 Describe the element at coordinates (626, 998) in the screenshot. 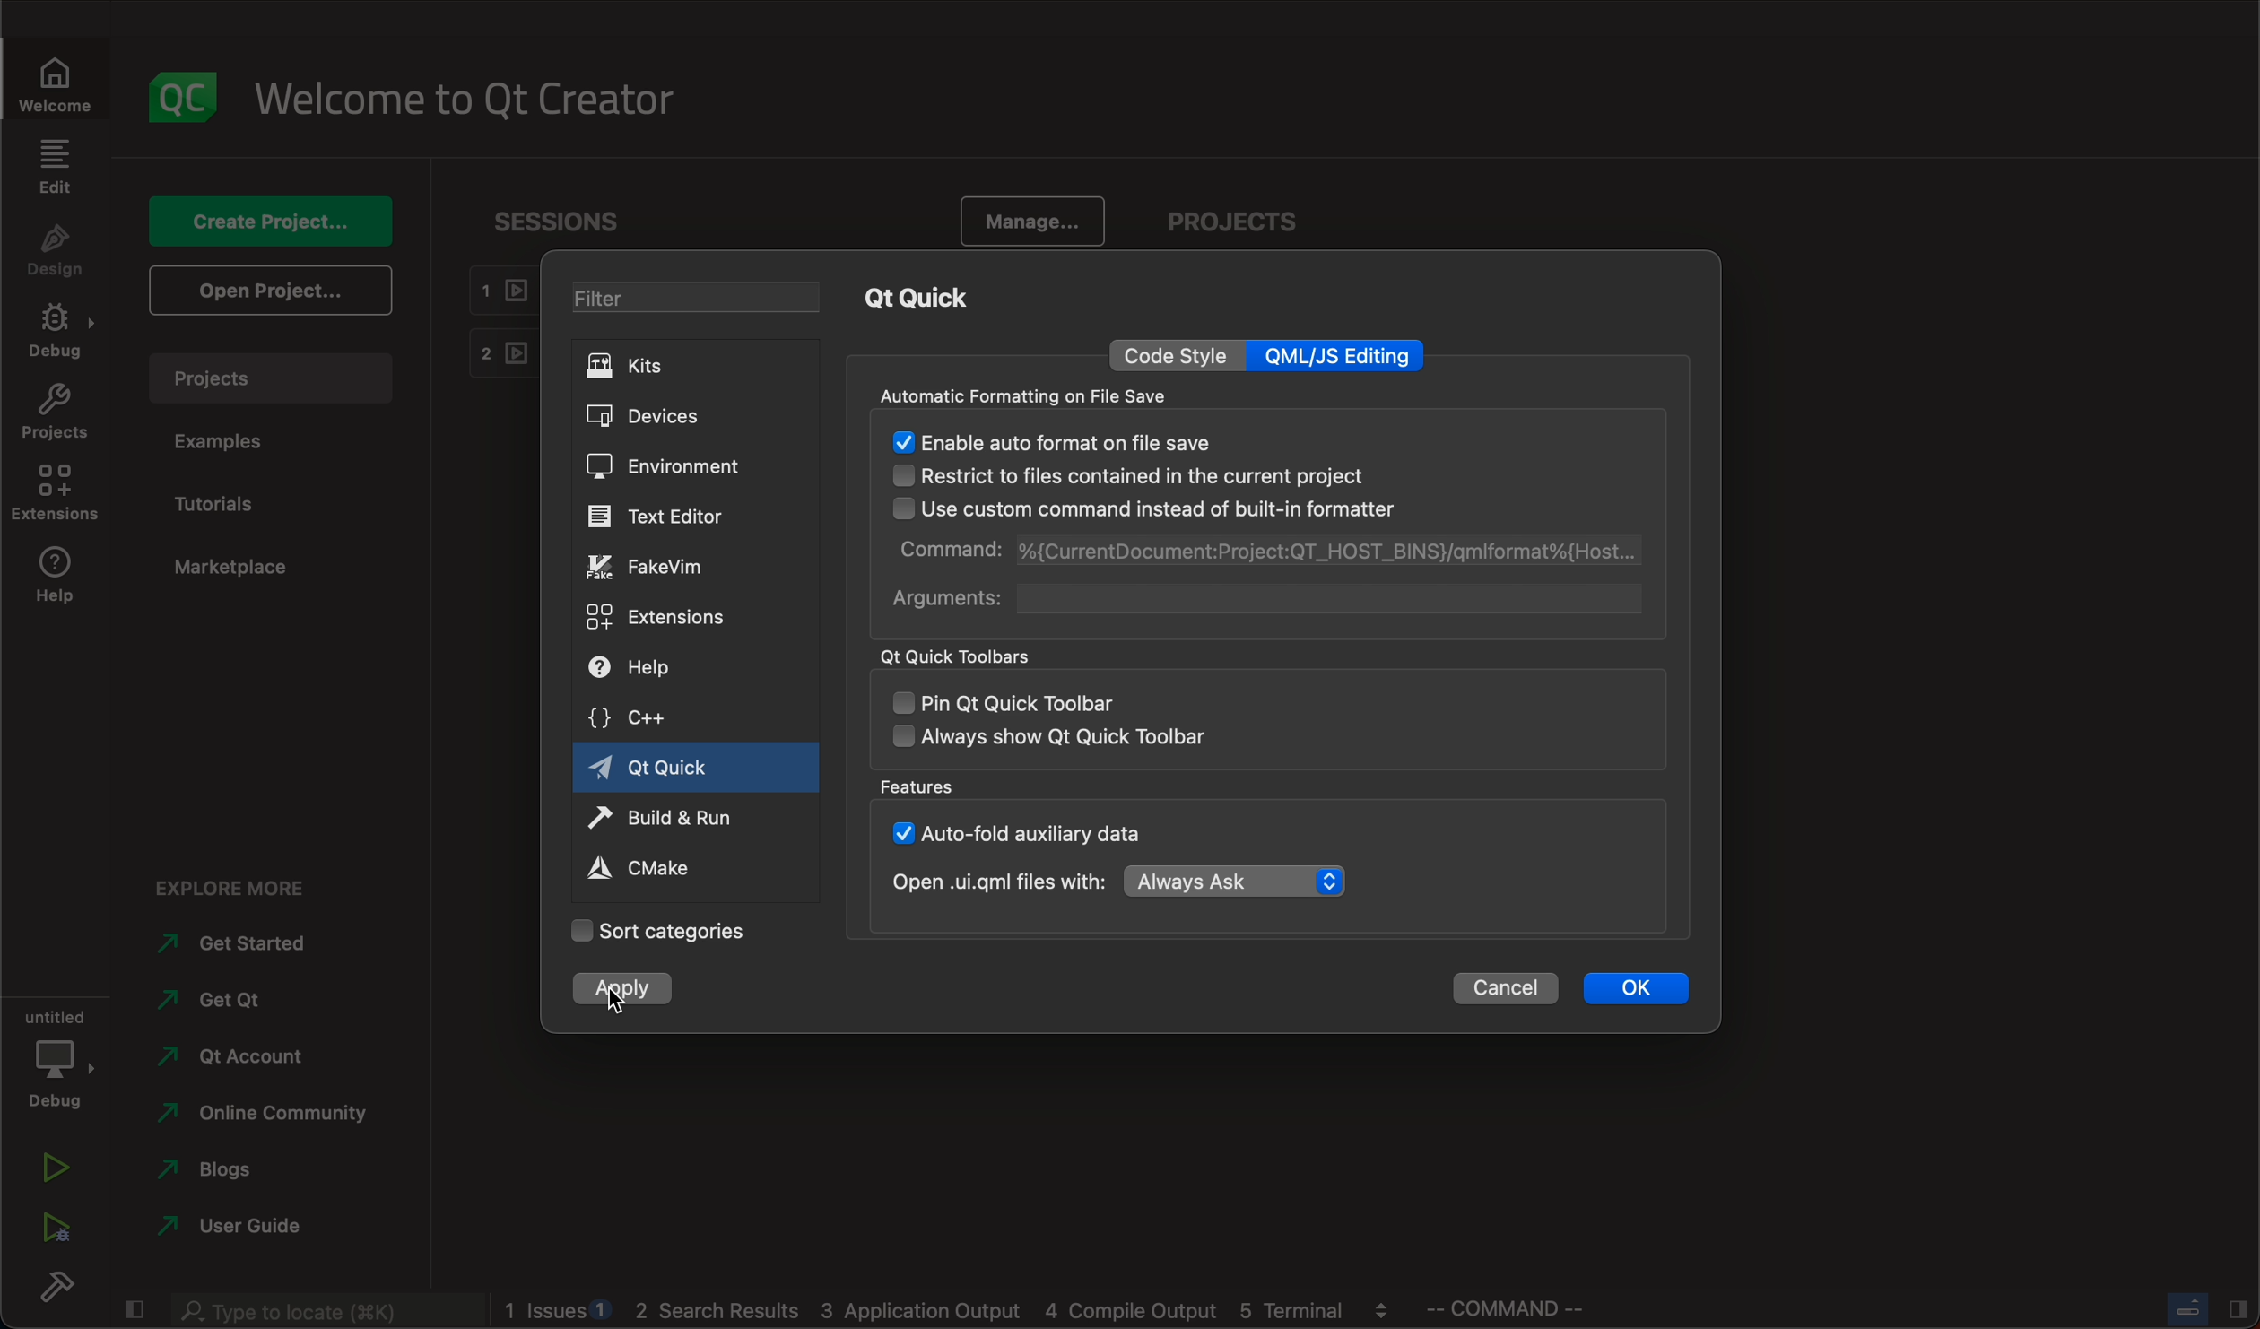

I see `cursor` at that location.